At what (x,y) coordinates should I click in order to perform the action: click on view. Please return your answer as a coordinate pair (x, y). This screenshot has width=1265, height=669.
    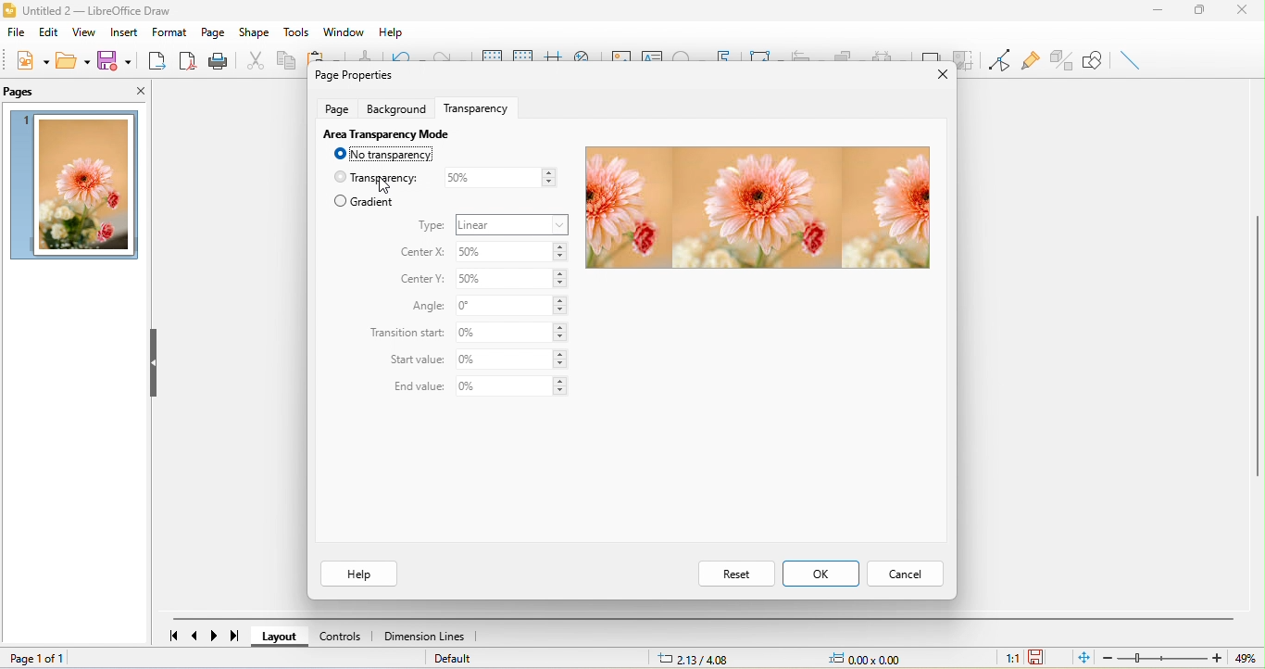
    Looking at the image, I should click on (87, 32).